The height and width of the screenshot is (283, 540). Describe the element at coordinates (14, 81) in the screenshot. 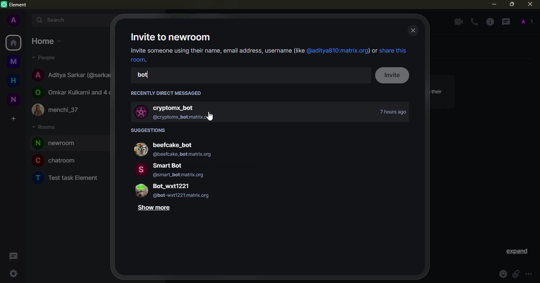

I see `home` at that location.